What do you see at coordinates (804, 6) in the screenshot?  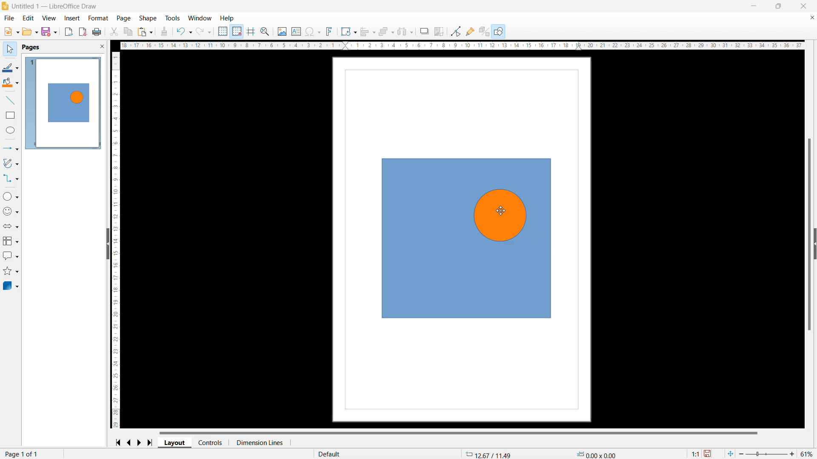 I see `close` at bounding box center [804, 6].